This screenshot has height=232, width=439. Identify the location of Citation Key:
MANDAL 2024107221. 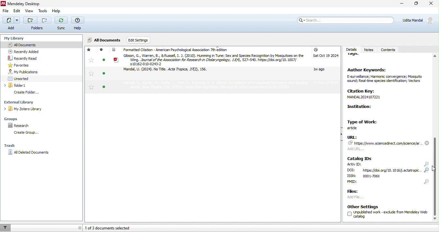
(375, 94).